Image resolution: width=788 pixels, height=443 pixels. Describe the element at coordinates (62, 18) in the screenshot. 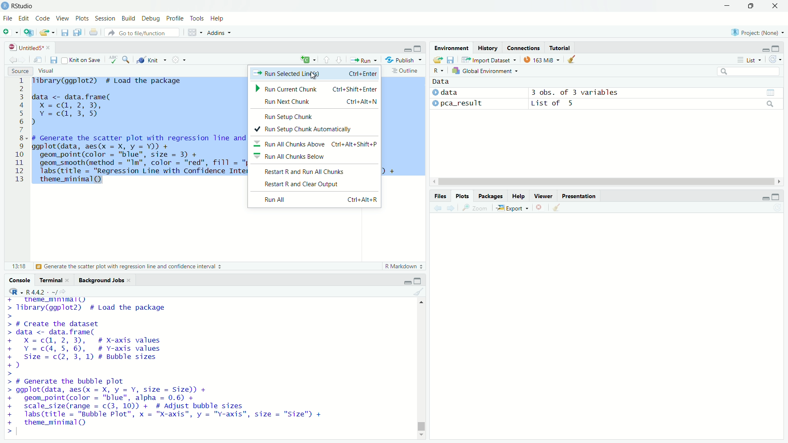

I see `View` at that location.